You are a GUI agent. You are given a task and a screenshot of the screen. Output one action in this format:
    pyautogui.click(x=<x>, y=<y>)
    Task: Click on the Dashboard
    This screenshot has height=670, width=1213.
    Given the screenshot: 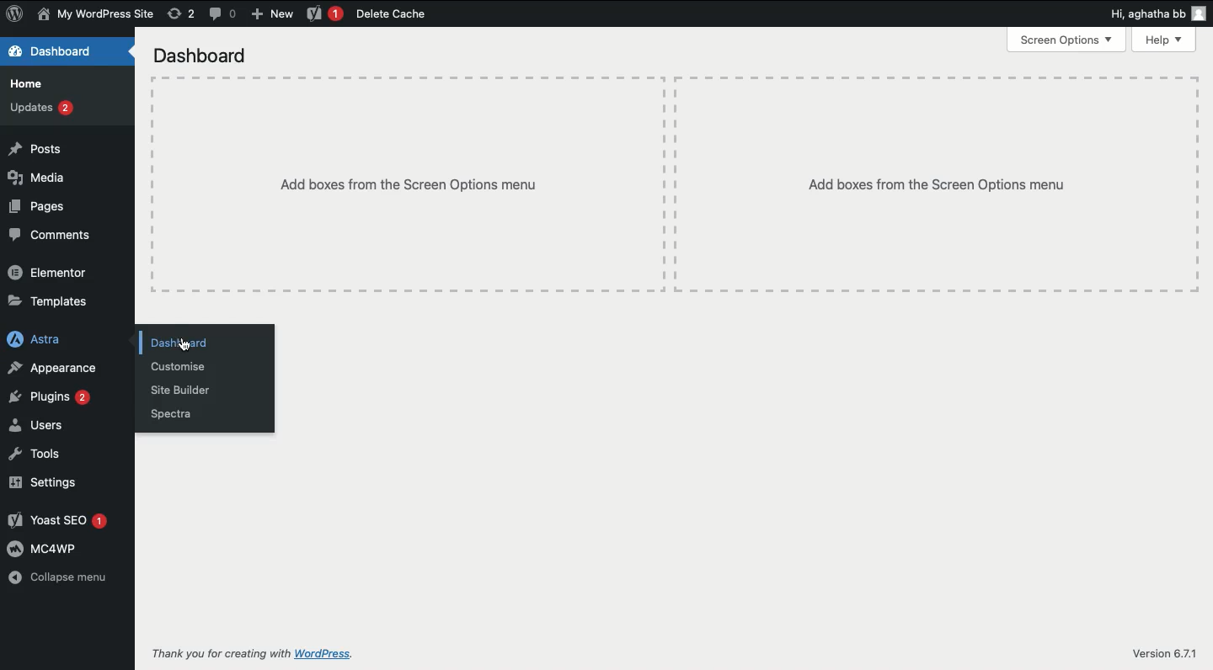 What is the action you would take?
    pyautogui.click(x=208, y=57)
    